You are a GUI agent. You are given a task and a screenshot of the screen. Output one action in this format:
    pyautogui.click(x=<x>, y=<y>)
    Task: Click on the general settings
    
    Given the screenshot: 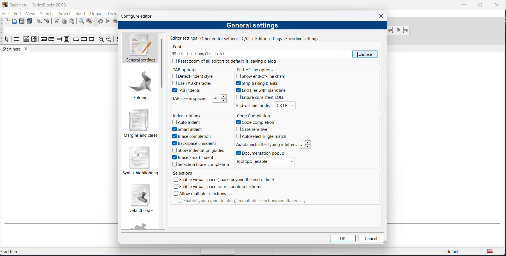 What is the action you would take?
    pyautogui.click(x=252, y=26)
    